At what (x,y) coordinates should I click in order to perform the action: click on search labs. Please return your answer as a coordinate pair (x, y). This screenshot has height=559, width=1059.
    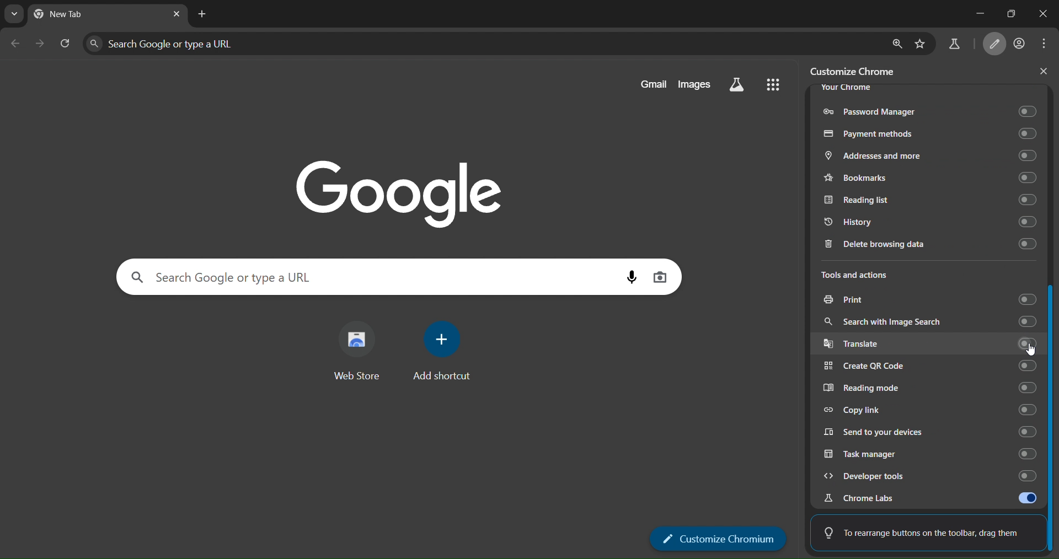
    Looking at the image, I should click on (737, 85).